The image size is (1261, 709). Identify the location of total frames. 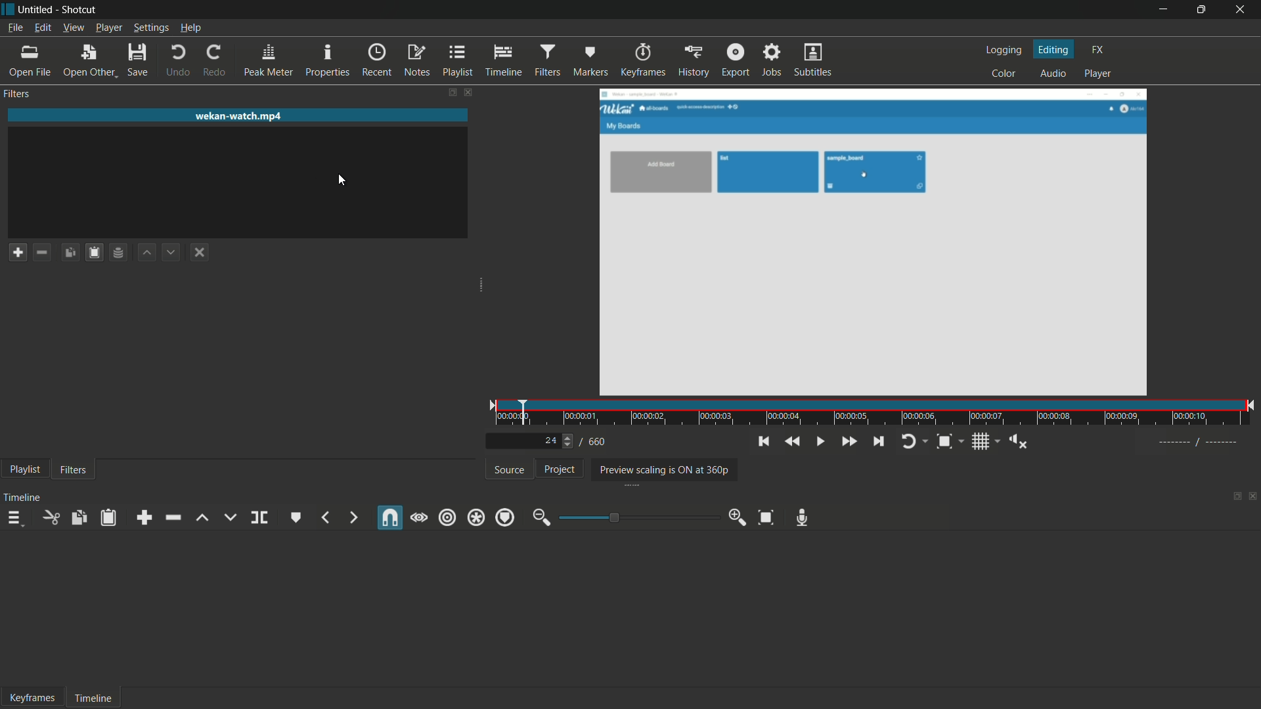
(597, 442).